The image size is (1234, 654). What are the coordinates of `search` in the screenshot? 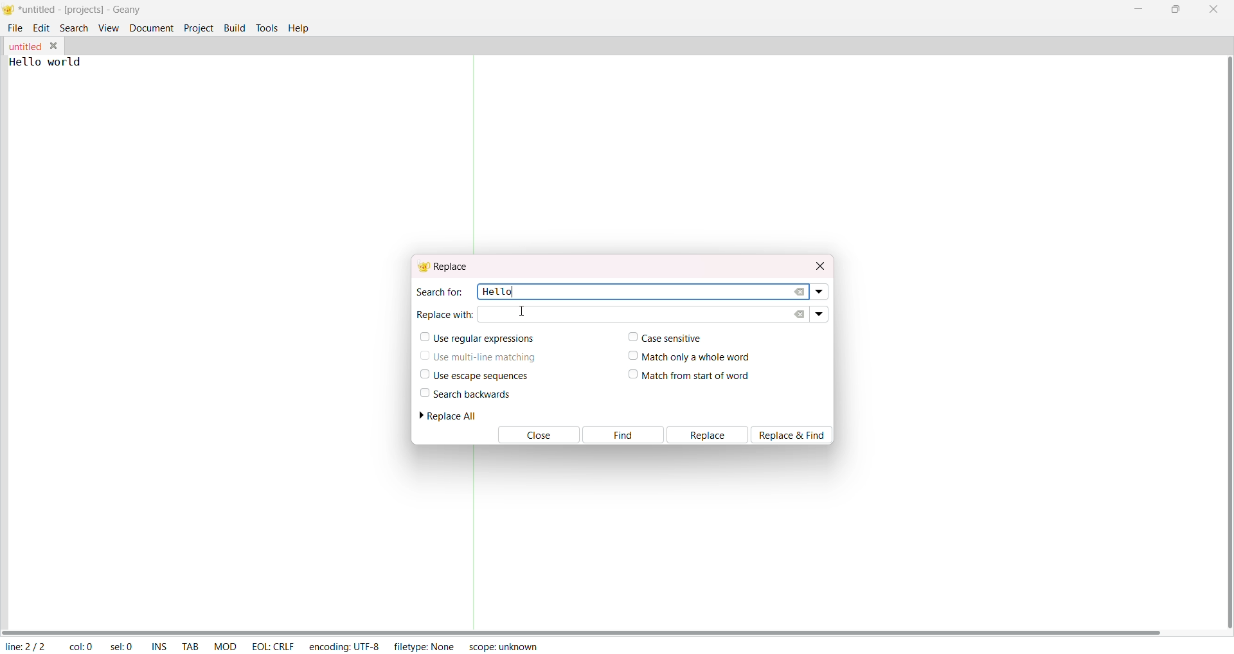 It's located at (75, 27).